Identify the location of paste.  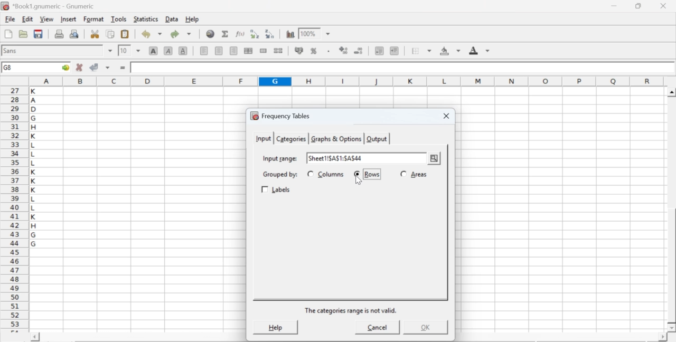
(126, 34).